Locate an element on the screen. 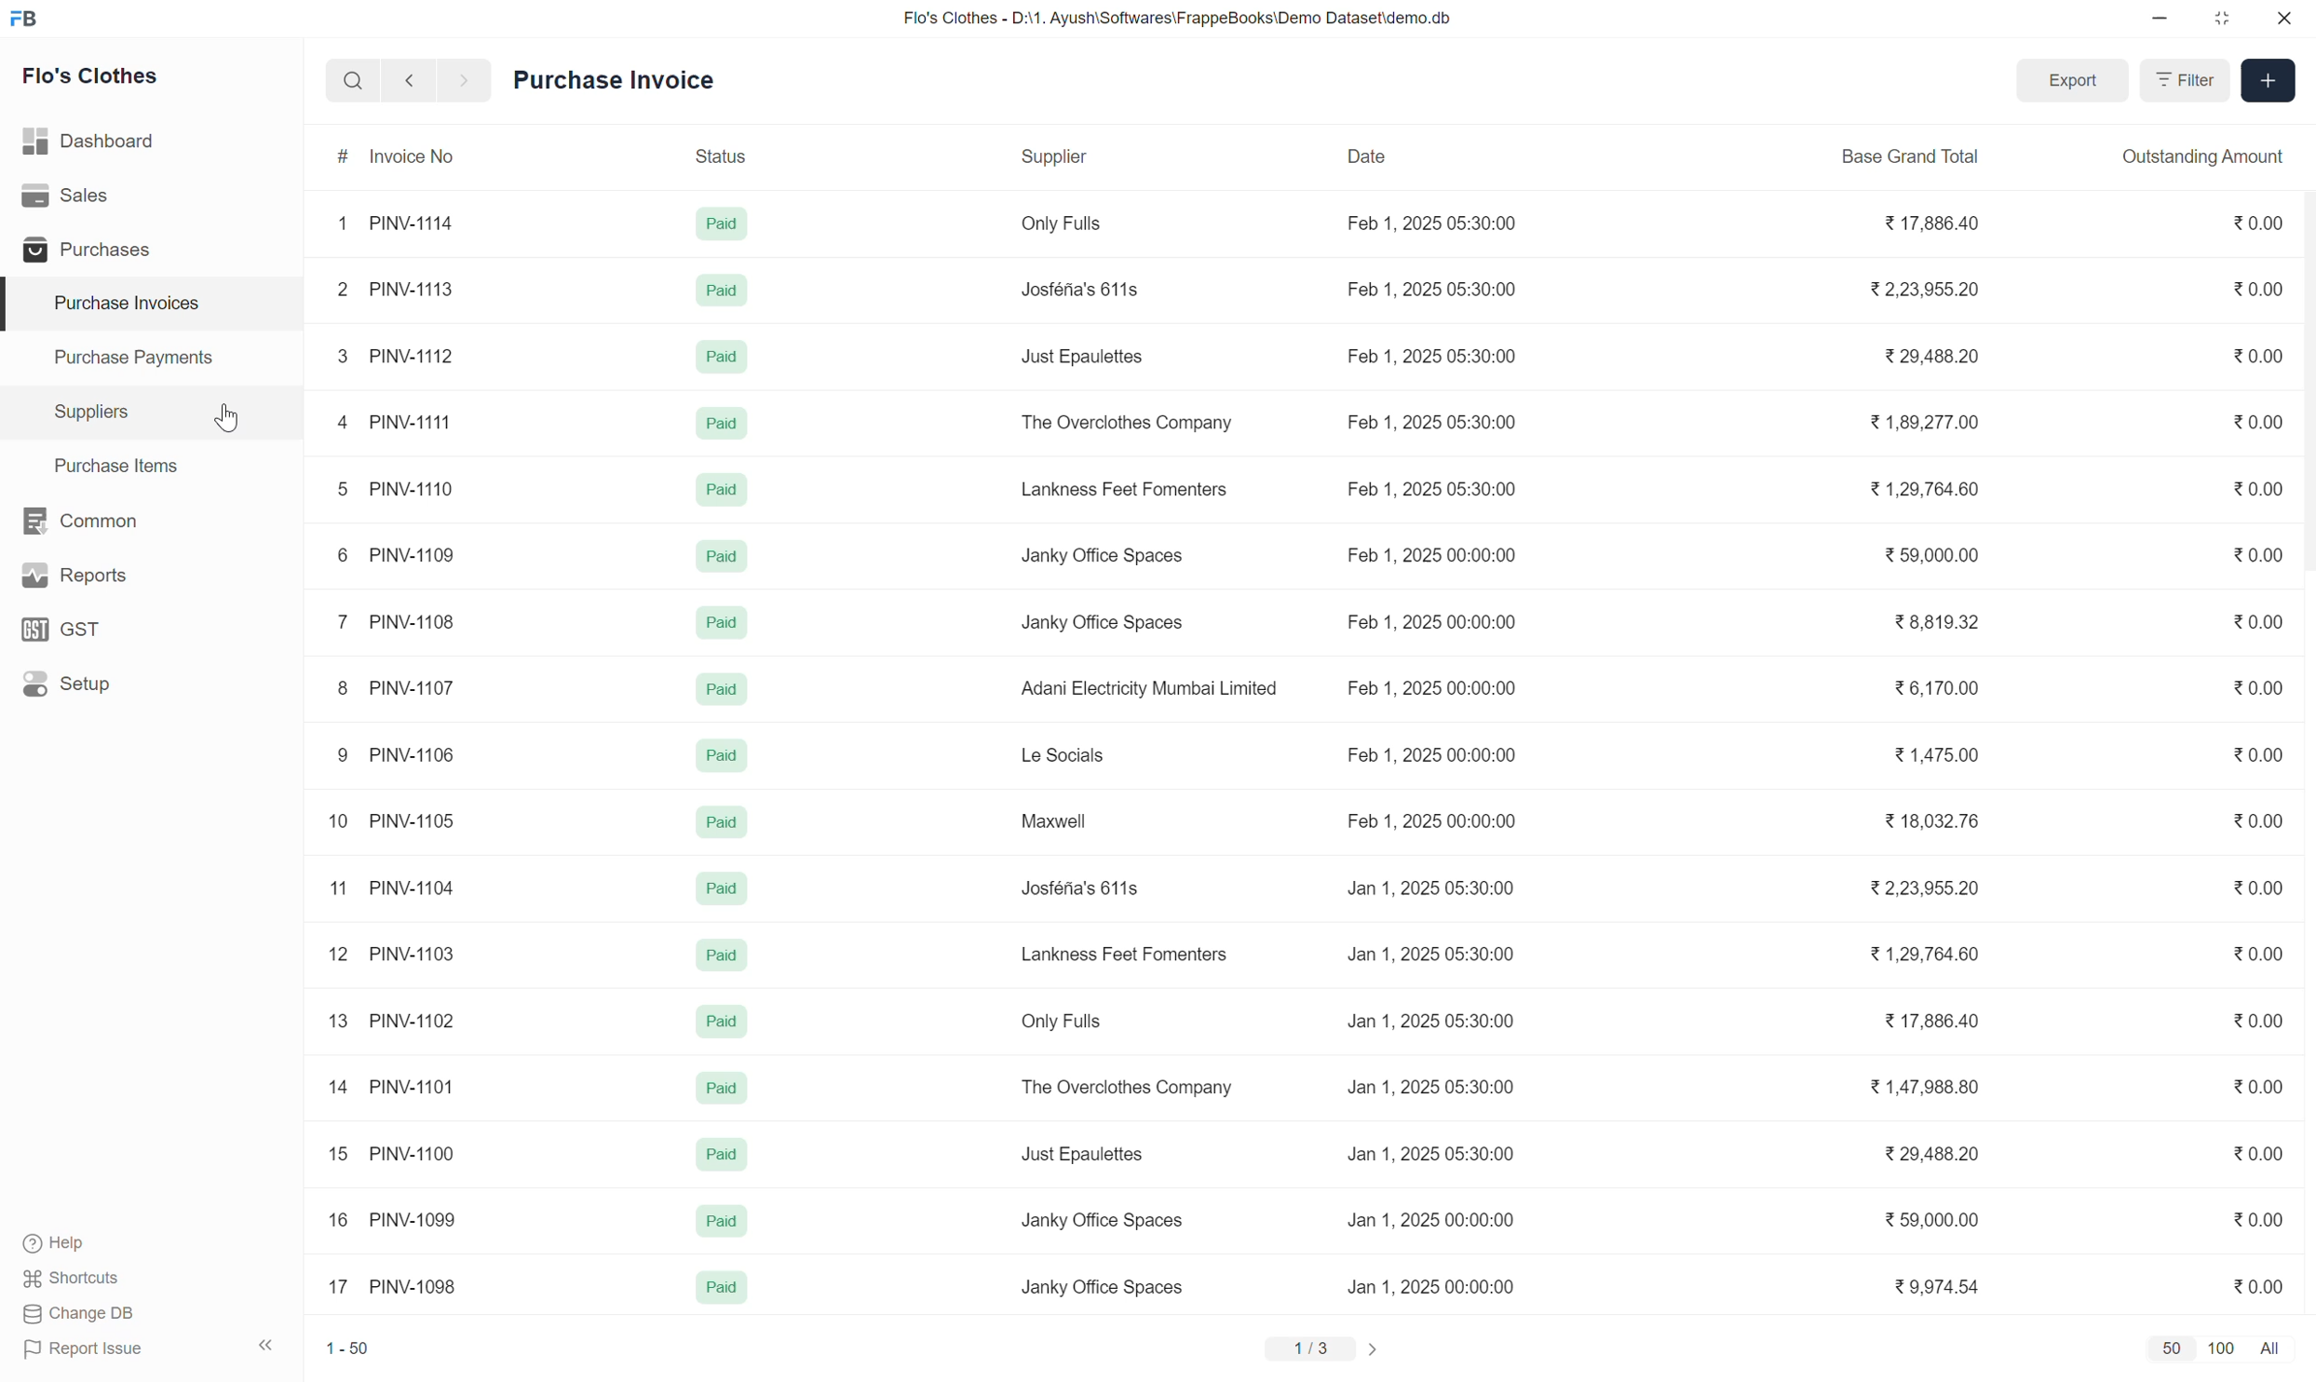  1/3 > is located at coordinates (1322, 1348).